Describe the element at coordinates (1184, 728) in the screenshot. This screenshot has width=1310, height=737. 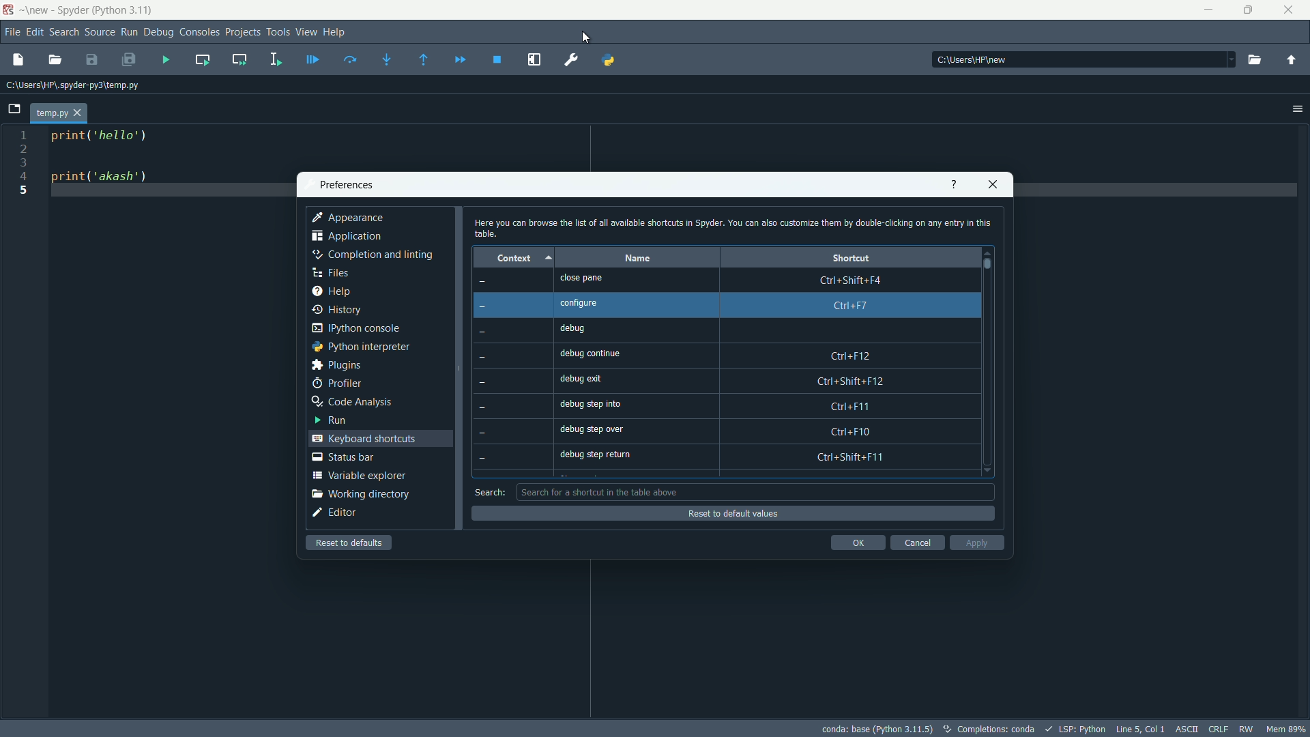
I see `file encoding` at that location.